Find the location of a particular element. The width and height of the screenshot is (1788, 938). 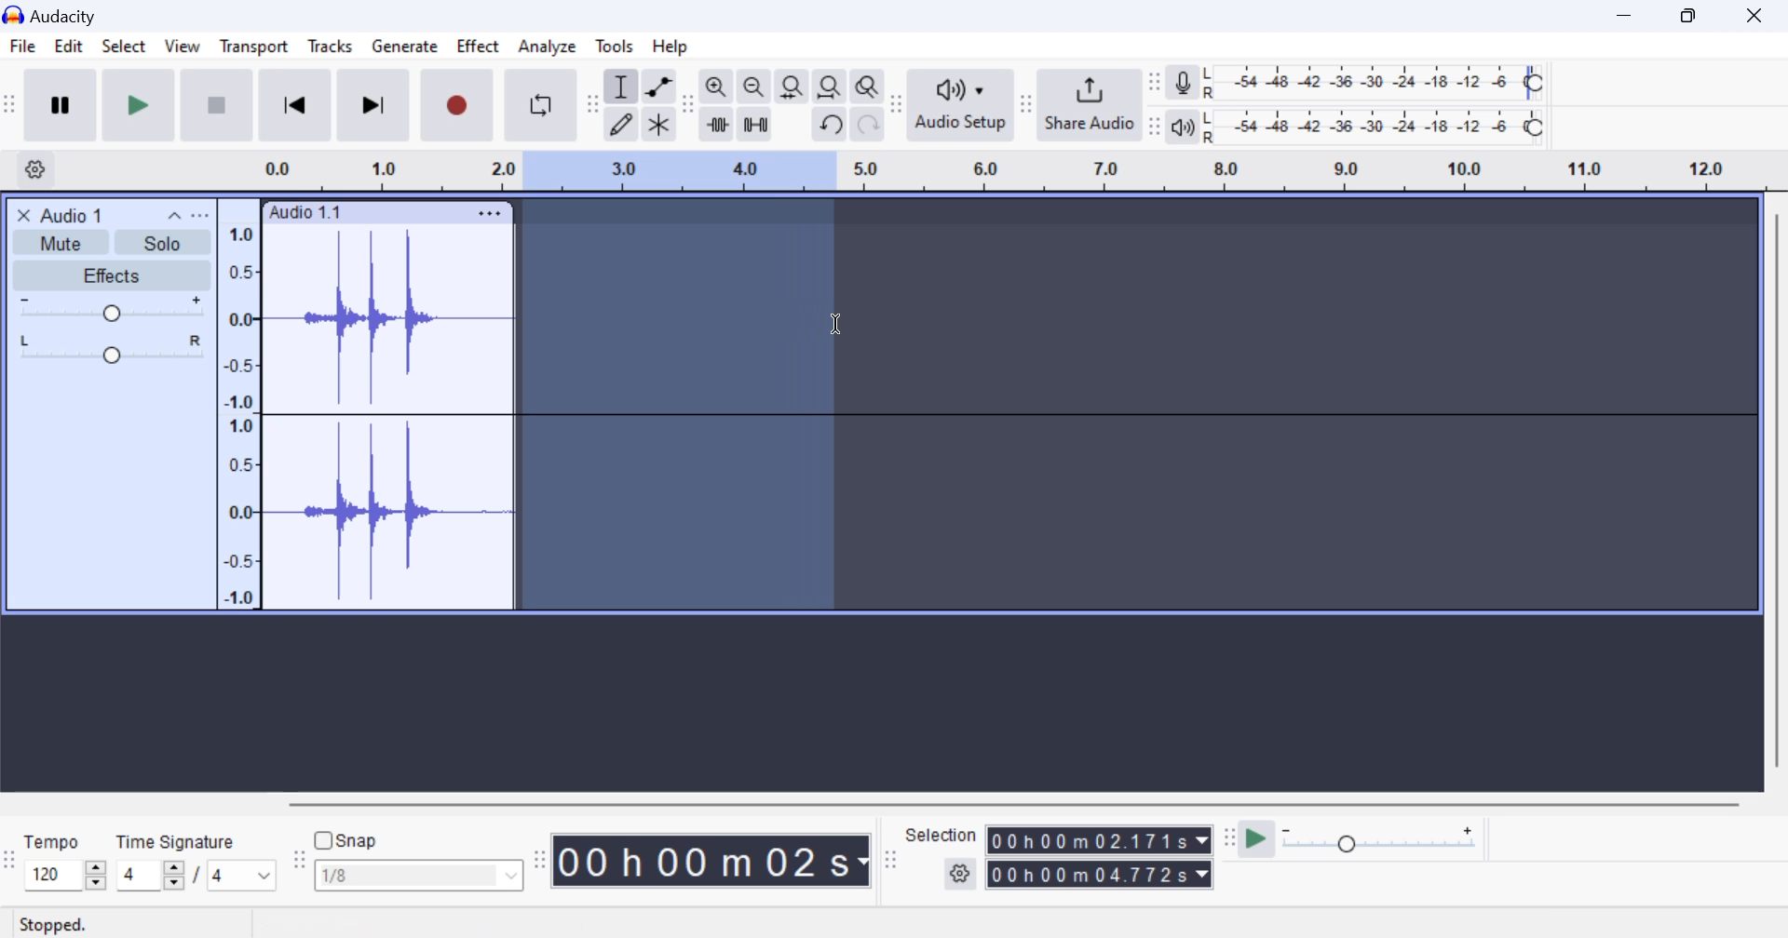

Selected Clip Length is located at coordinates (1103, 860).